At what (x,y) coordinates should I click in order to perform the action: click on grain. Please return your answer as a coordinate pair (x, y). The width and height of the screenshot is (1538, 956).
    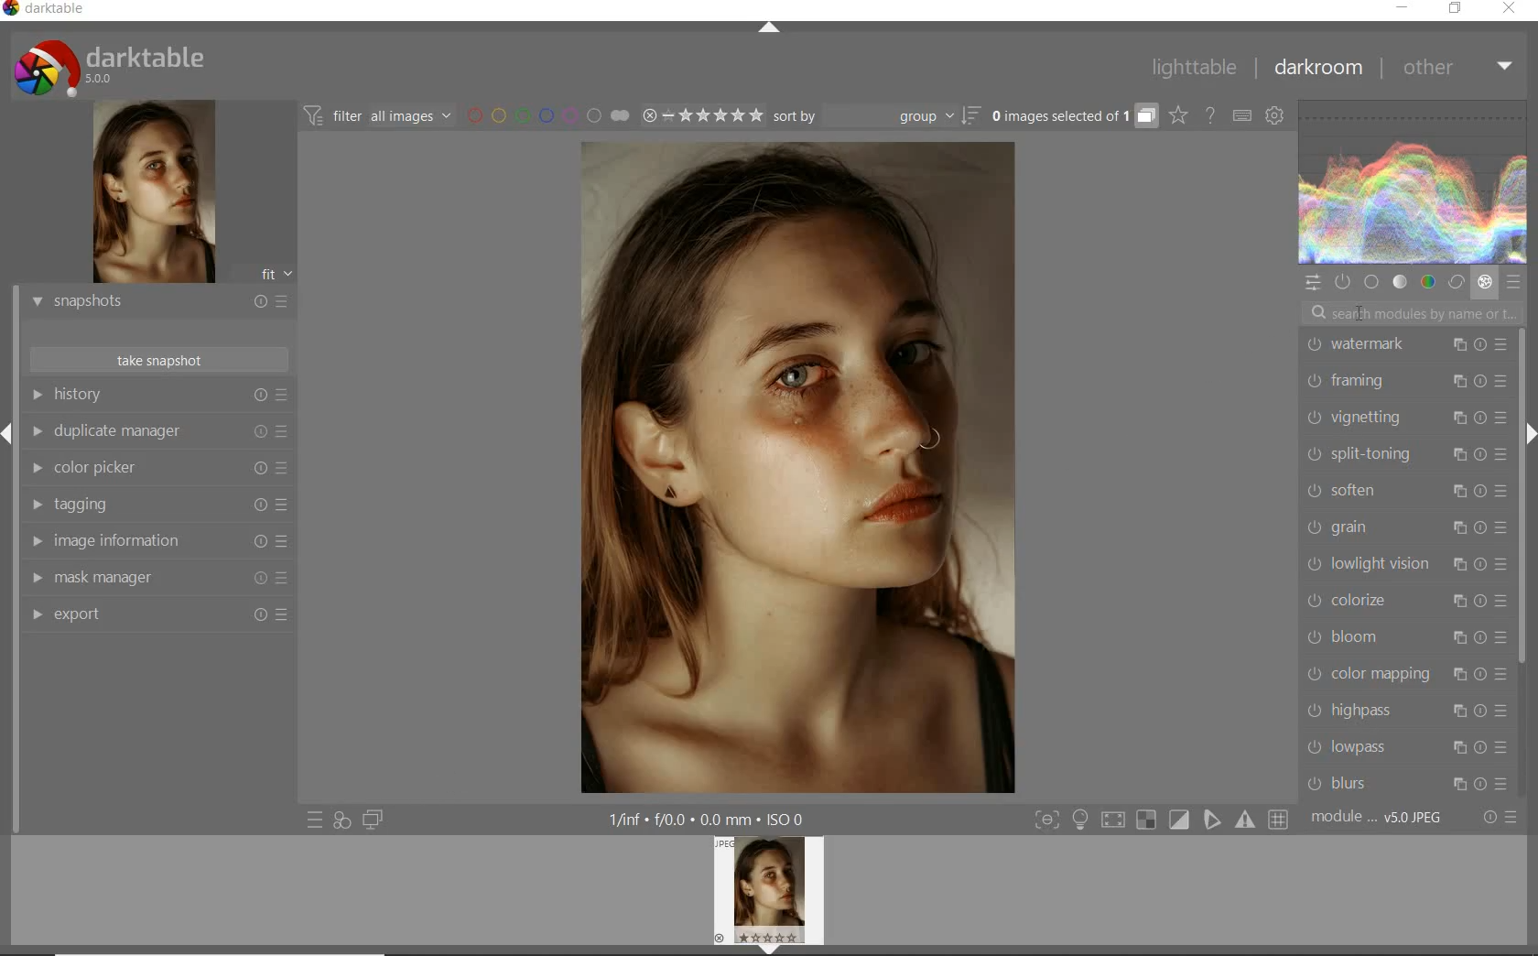
    Looking at the image, I should click on (1405, 529).